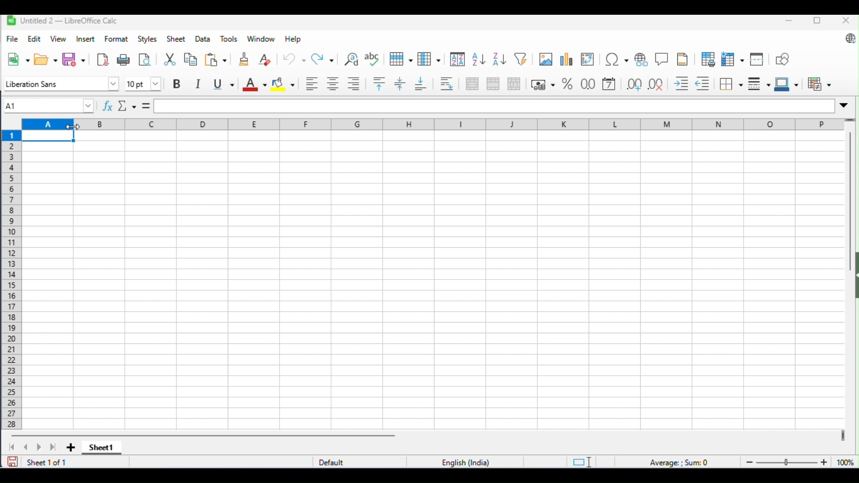 The height and width of the screenshot is (483, 859). I want to click on format as number, so click(588, 84).